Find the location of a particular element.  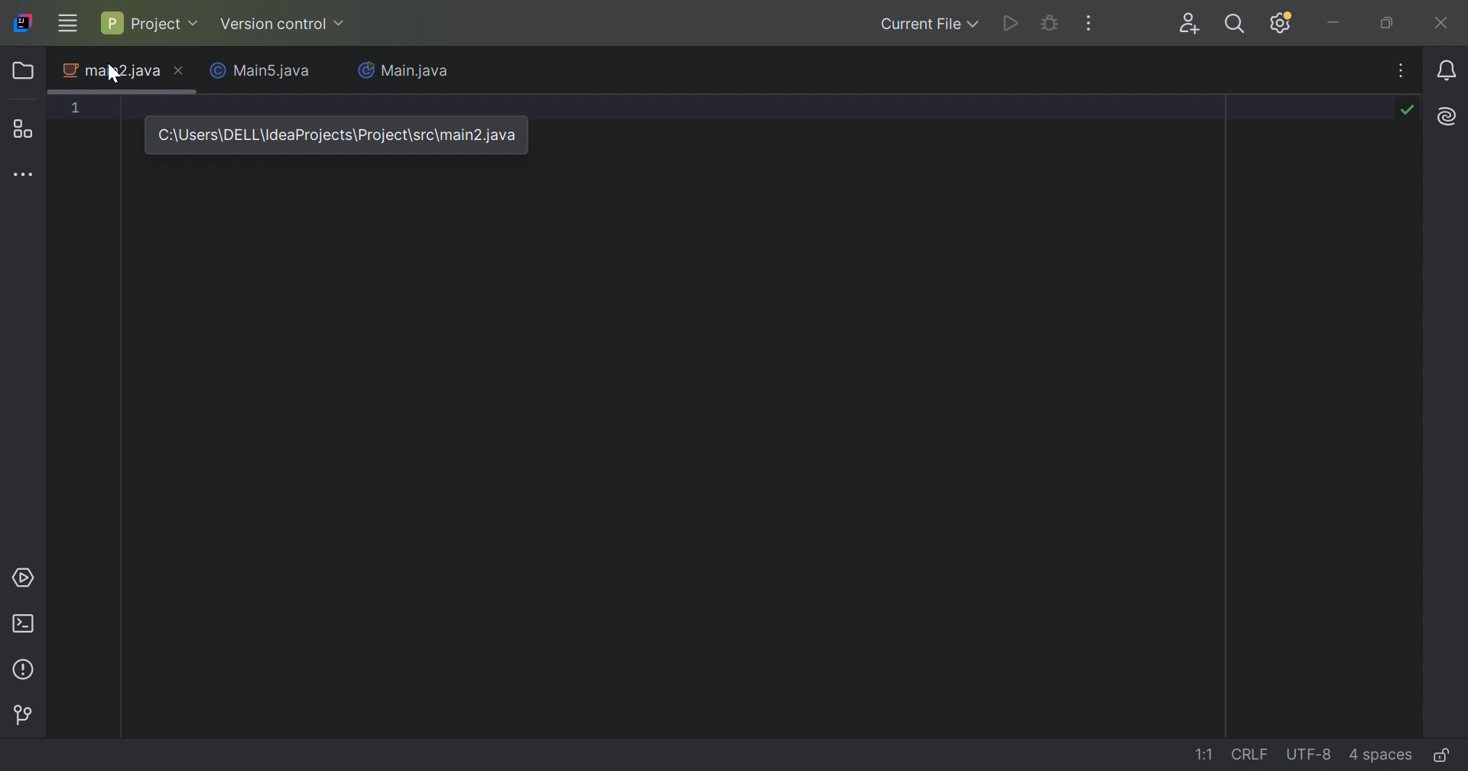

Current file is located at coordinates (929, 23).